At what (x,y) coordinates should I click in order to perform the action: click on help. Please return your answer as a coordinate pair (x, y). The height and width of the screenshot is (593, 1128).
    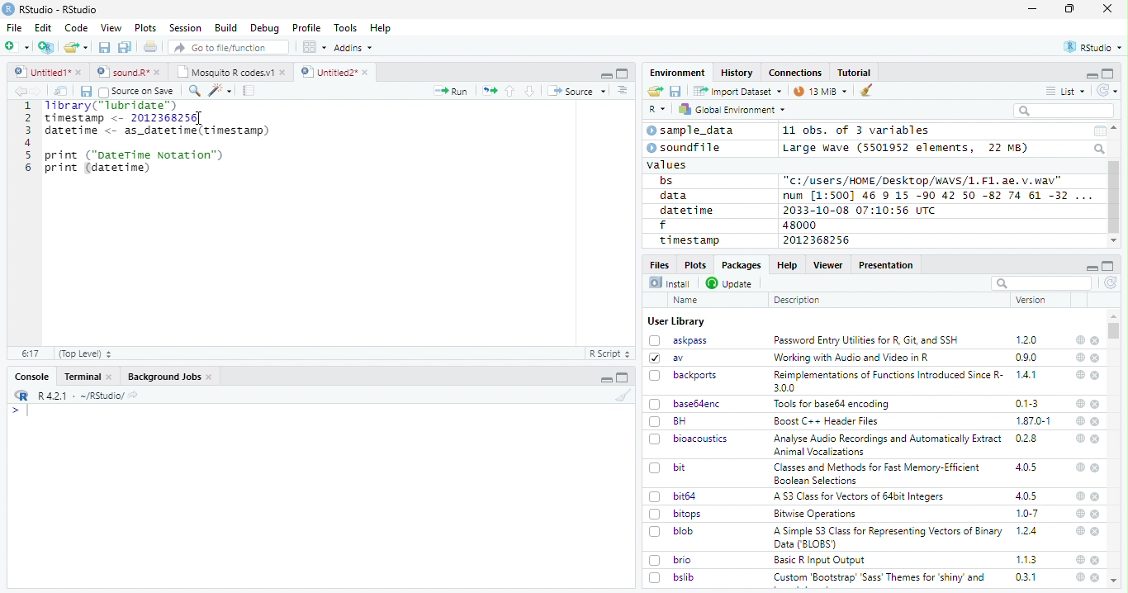
    Looking at the image, I should click on (1080, 559).